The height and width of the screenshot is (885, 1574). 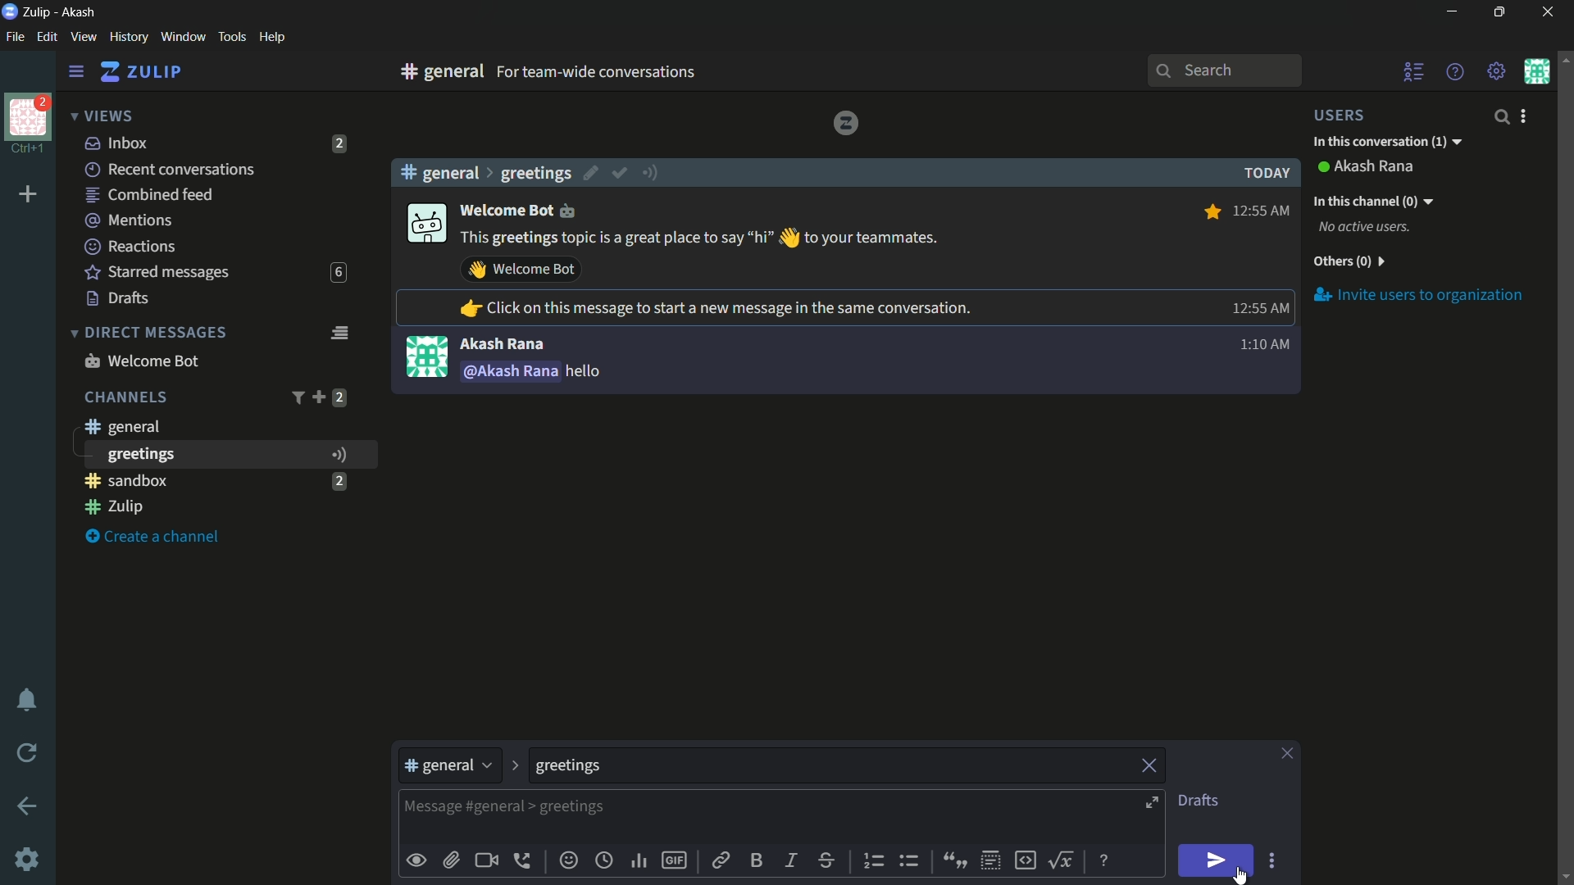 I want to click on This greeting topic is a great place to say hi to your teammates, so click(x=701, y=238).